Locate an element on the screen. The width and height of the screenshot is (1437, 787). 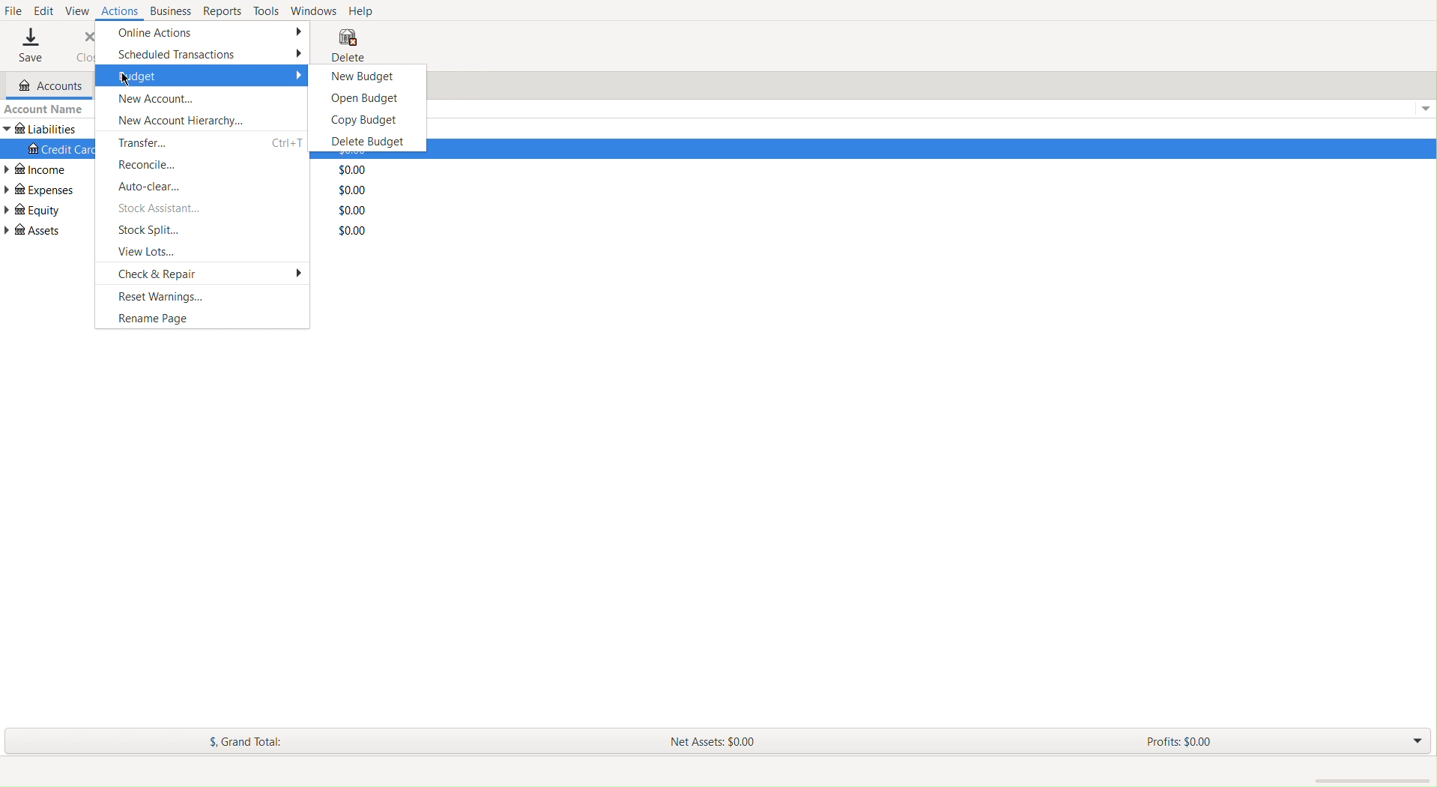
Reports is located at coordinates (220, 10).